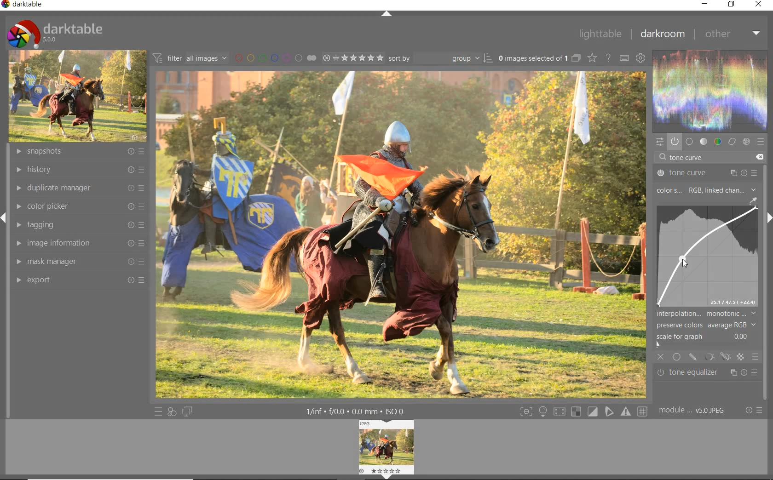  What do you see at coordinates (188, 411) in the screenshot?
I see `display a second darkroom image widow` at bounding box center [188, 411].